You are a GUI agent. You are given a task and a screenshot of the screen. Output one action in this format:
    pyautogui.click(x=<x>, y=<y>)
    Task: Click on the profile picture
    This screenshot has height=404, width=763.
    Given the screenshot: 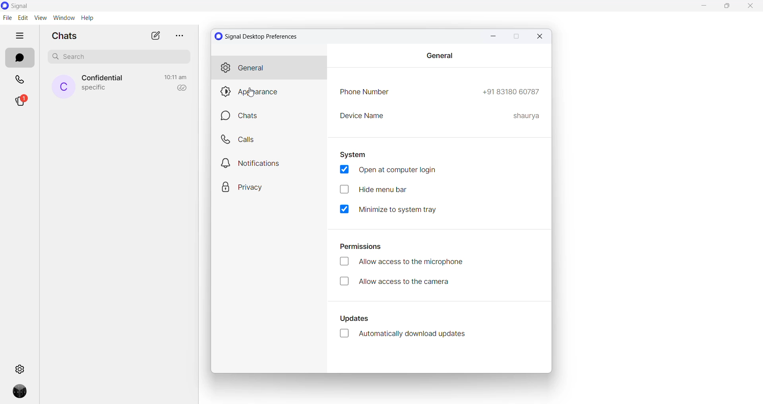 What is the action you would take?
    pyautogui.click(x=22, y=394)
    